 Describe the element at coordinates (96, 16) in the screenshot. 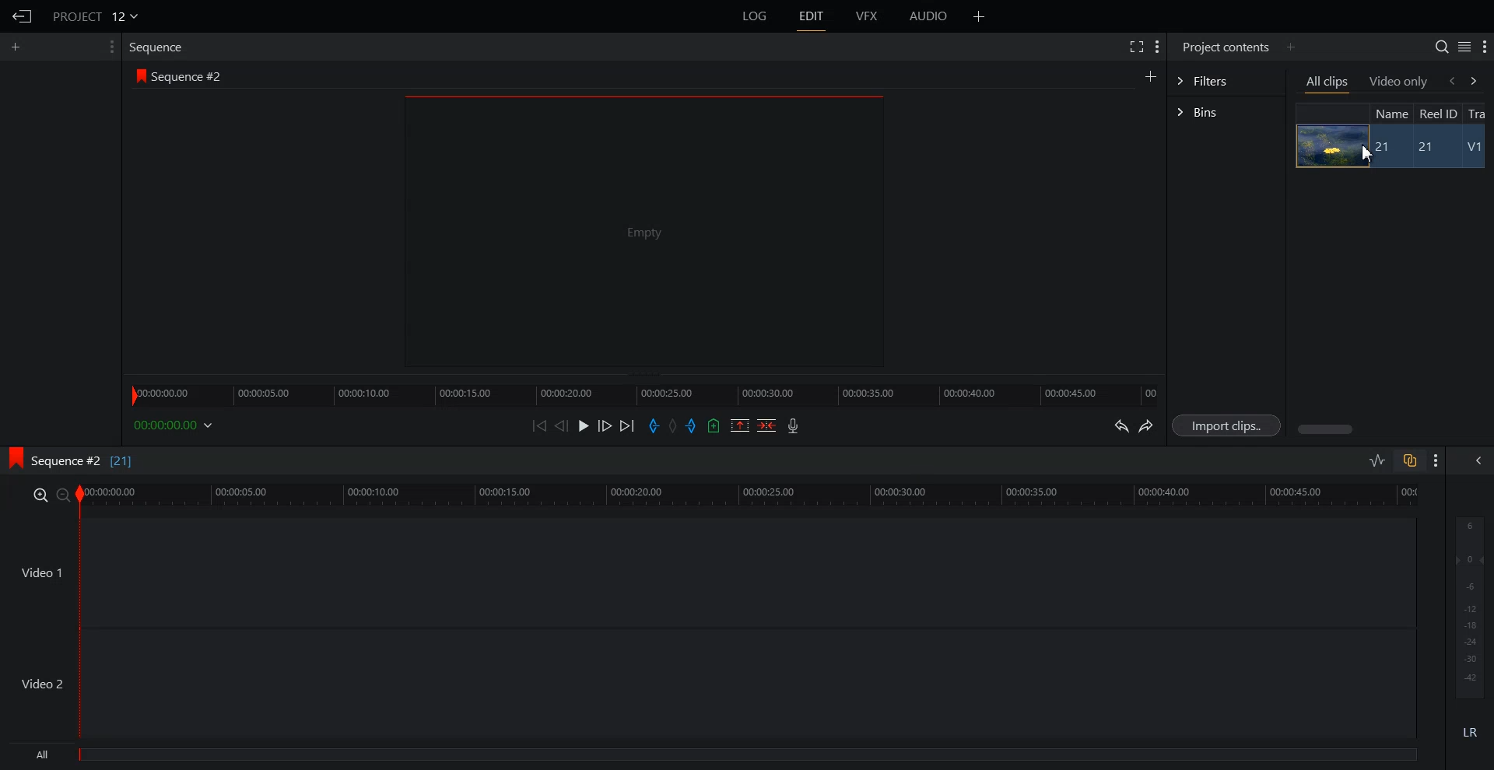

I see `PROJECT 12` at that location.